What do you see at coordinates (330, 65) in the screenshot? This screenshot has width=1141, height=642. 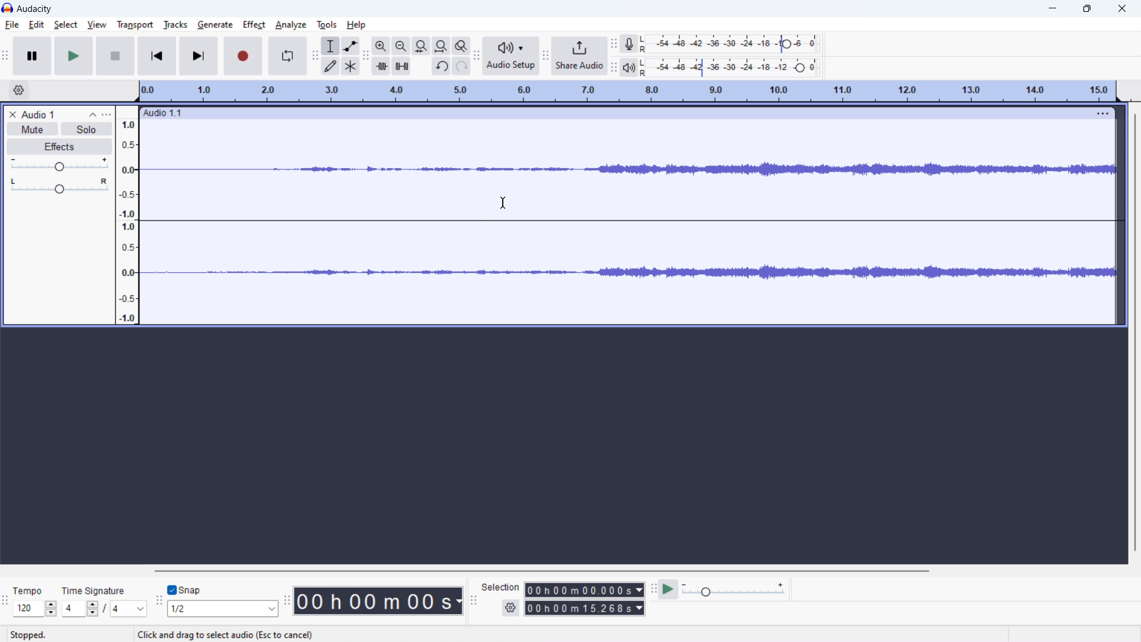 I see `draw tool` at bounding box center [330, 65].